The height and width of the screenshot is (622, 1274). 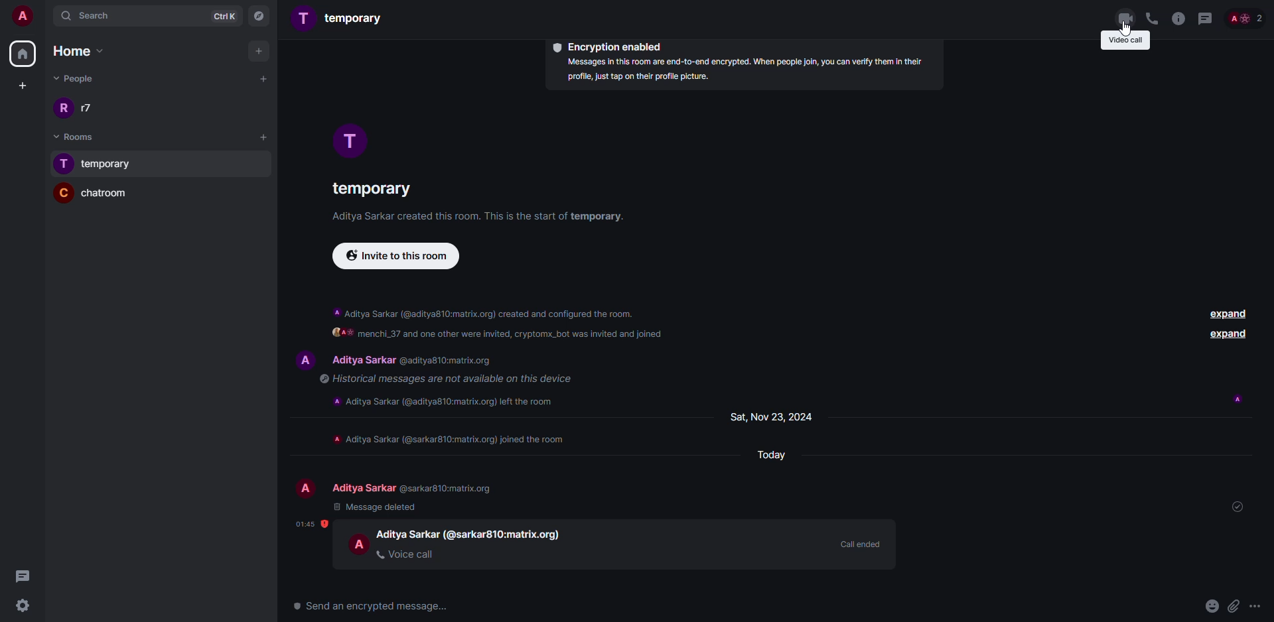 What do you see at coordinates (768, 454) in the screenshot?
I see `day` at bounding box center [768, 454].